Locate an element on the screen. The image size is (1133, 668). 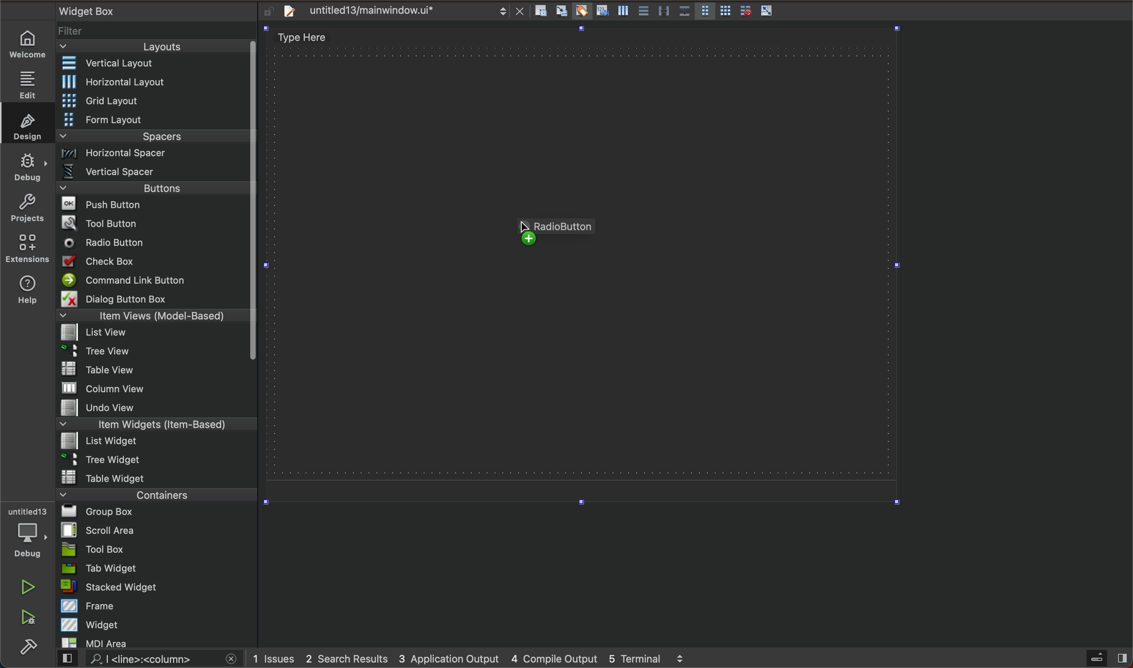
 is located at coordinates (726, 12).